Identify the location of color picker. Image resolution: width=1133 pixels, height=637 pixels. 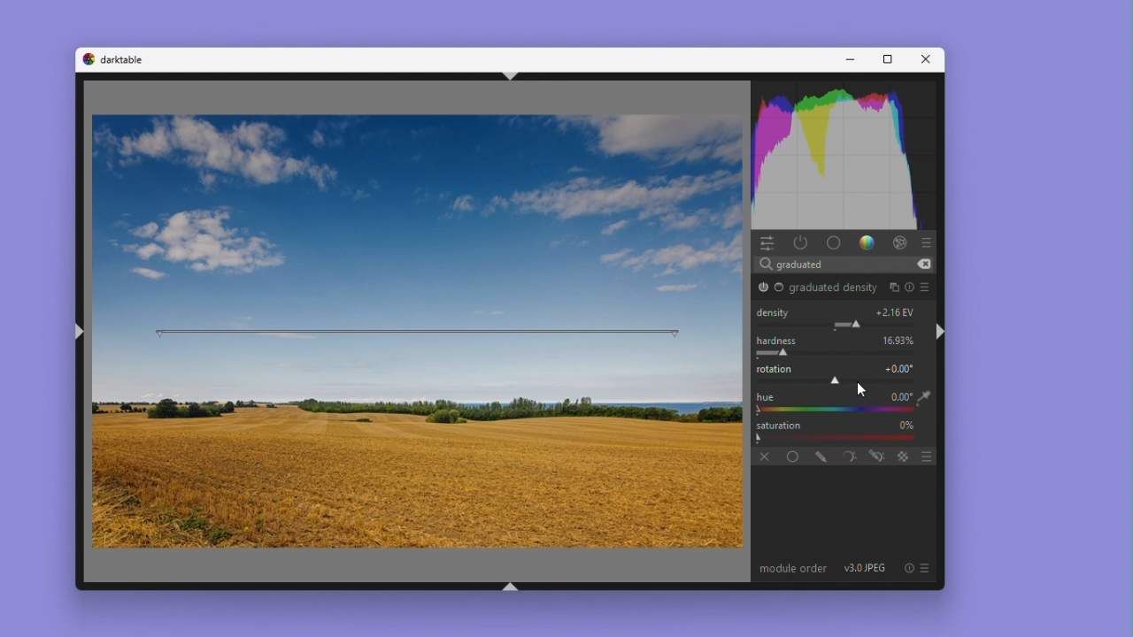
(830, 411).